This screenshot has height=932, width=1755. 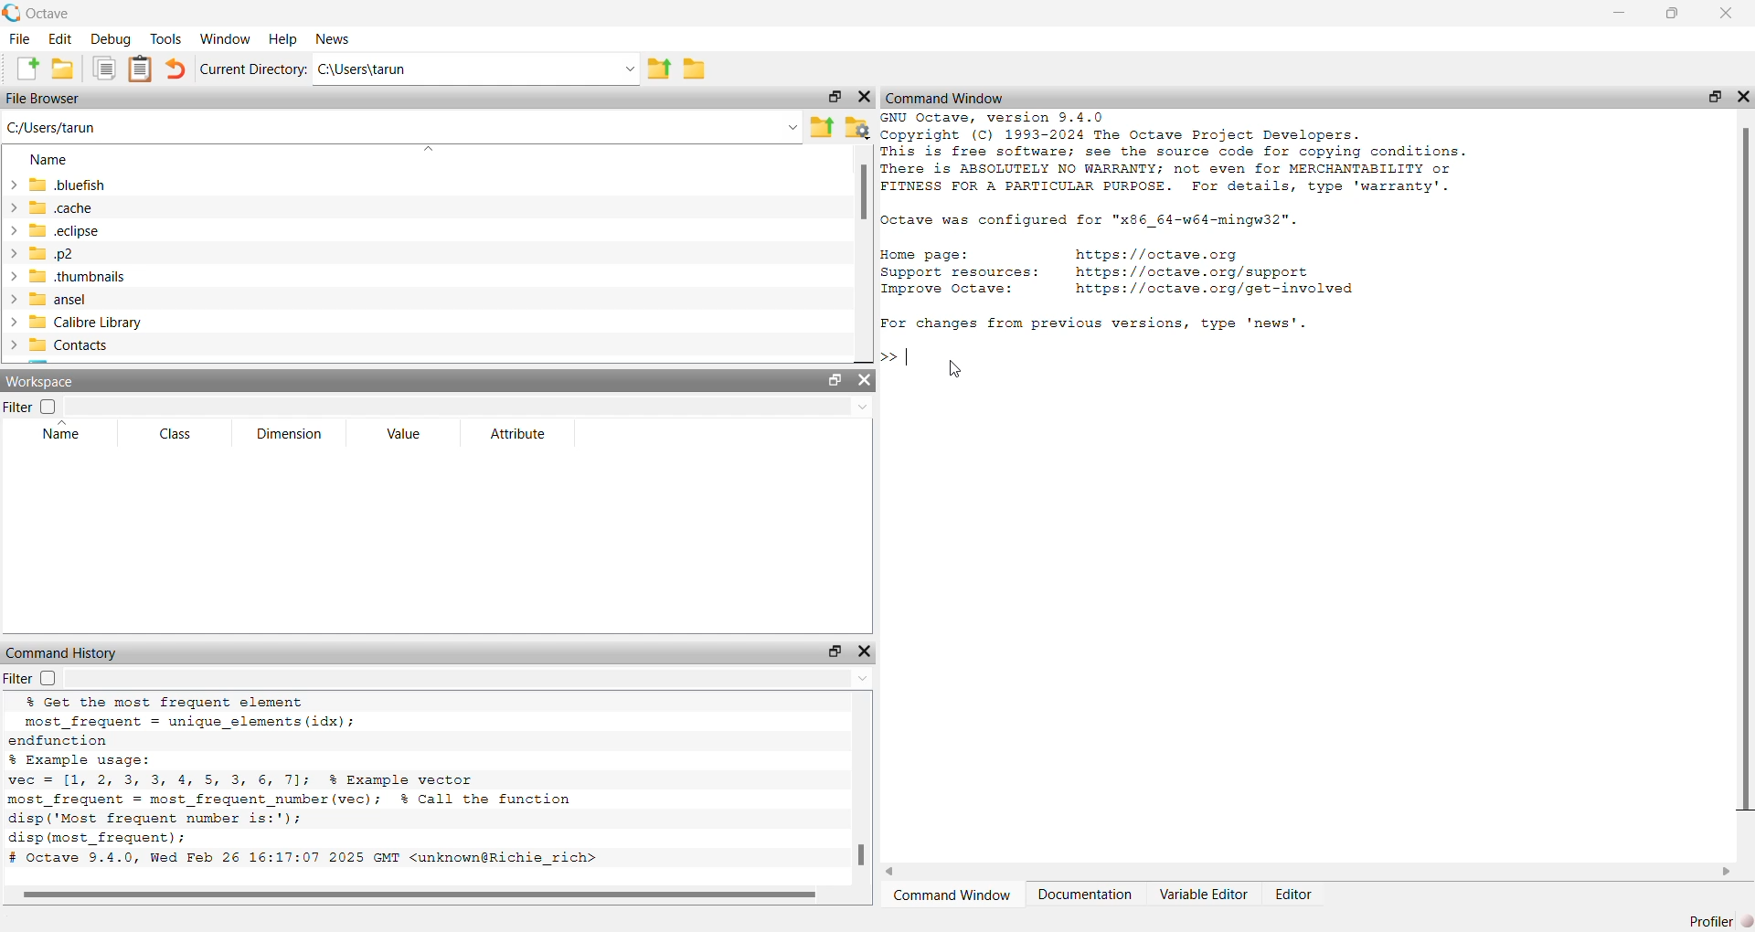 I want to click on expand/collapse, so click(x=12, y=345).